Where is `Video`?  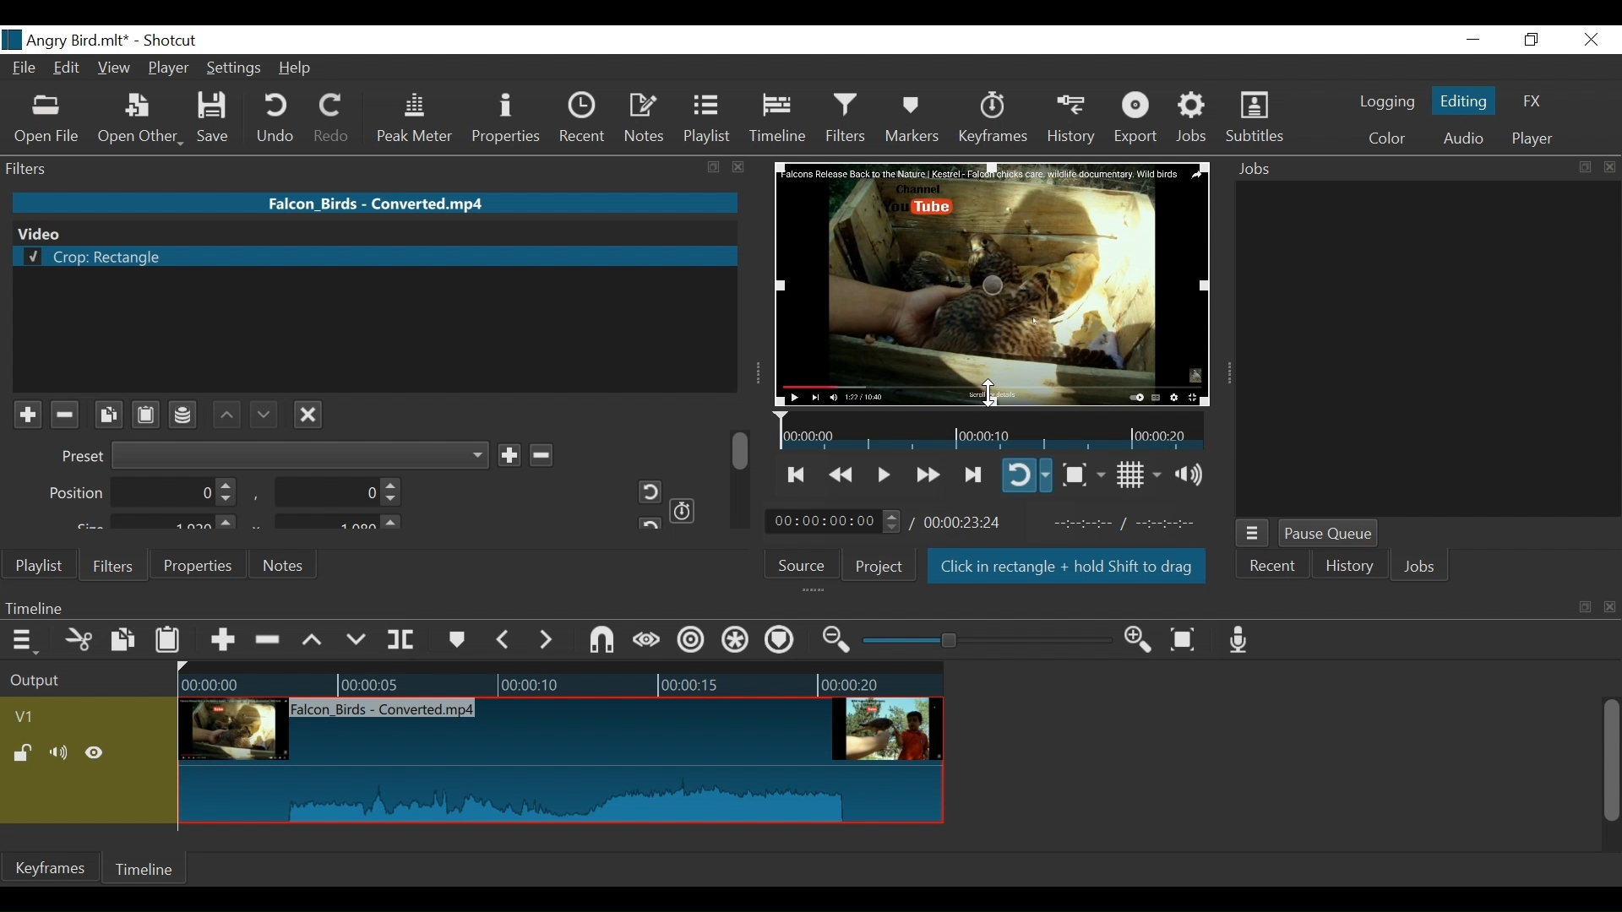 Video is located at coordinates (372, 232).